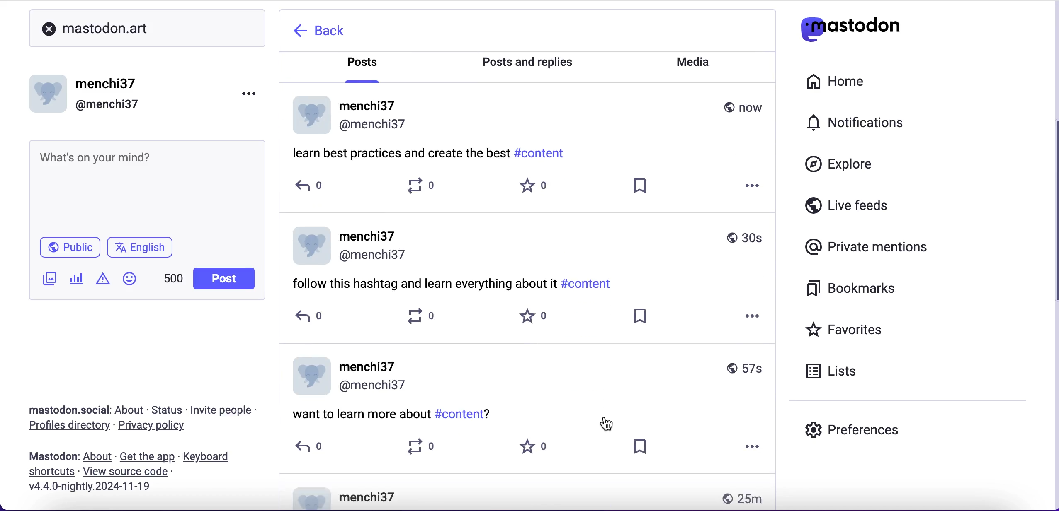  Describe the element at coordinates (644, 450) in the screenshot. I see `save` at that location.